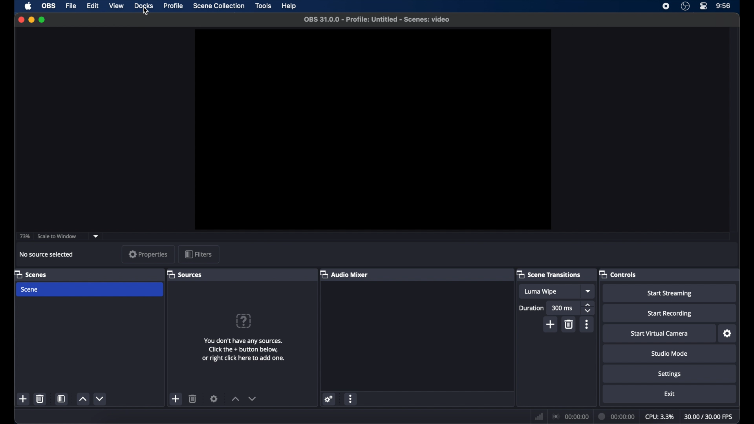 This screenshot has height=424, width=754. What do you see at coordinates (243, 349) in the screenshot?
I see `add sources information` at bounding box center [243, 349].